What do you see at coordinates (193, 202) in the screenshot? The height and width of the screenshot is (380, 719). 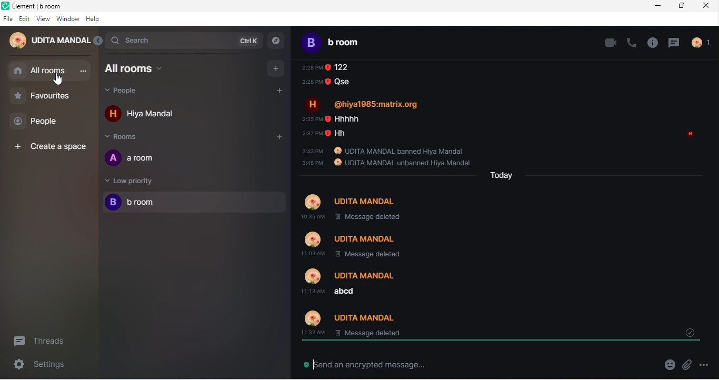 I see `b room` at bounding box center [193, 202].